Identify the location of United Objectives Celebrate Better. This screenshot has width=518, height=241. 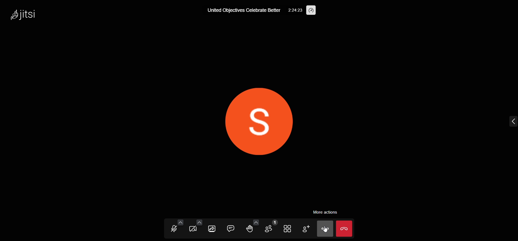
(244, 11).